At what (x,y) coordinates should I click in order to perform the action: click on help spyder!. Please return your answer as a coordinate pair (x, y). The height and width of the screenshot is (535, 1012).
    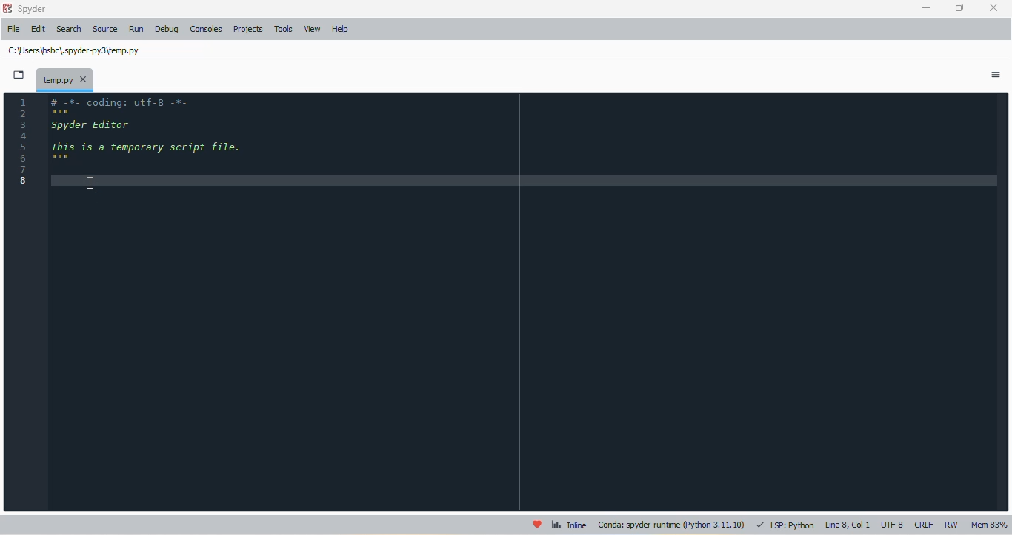
    Looking at the image, I should click on (537, 524).